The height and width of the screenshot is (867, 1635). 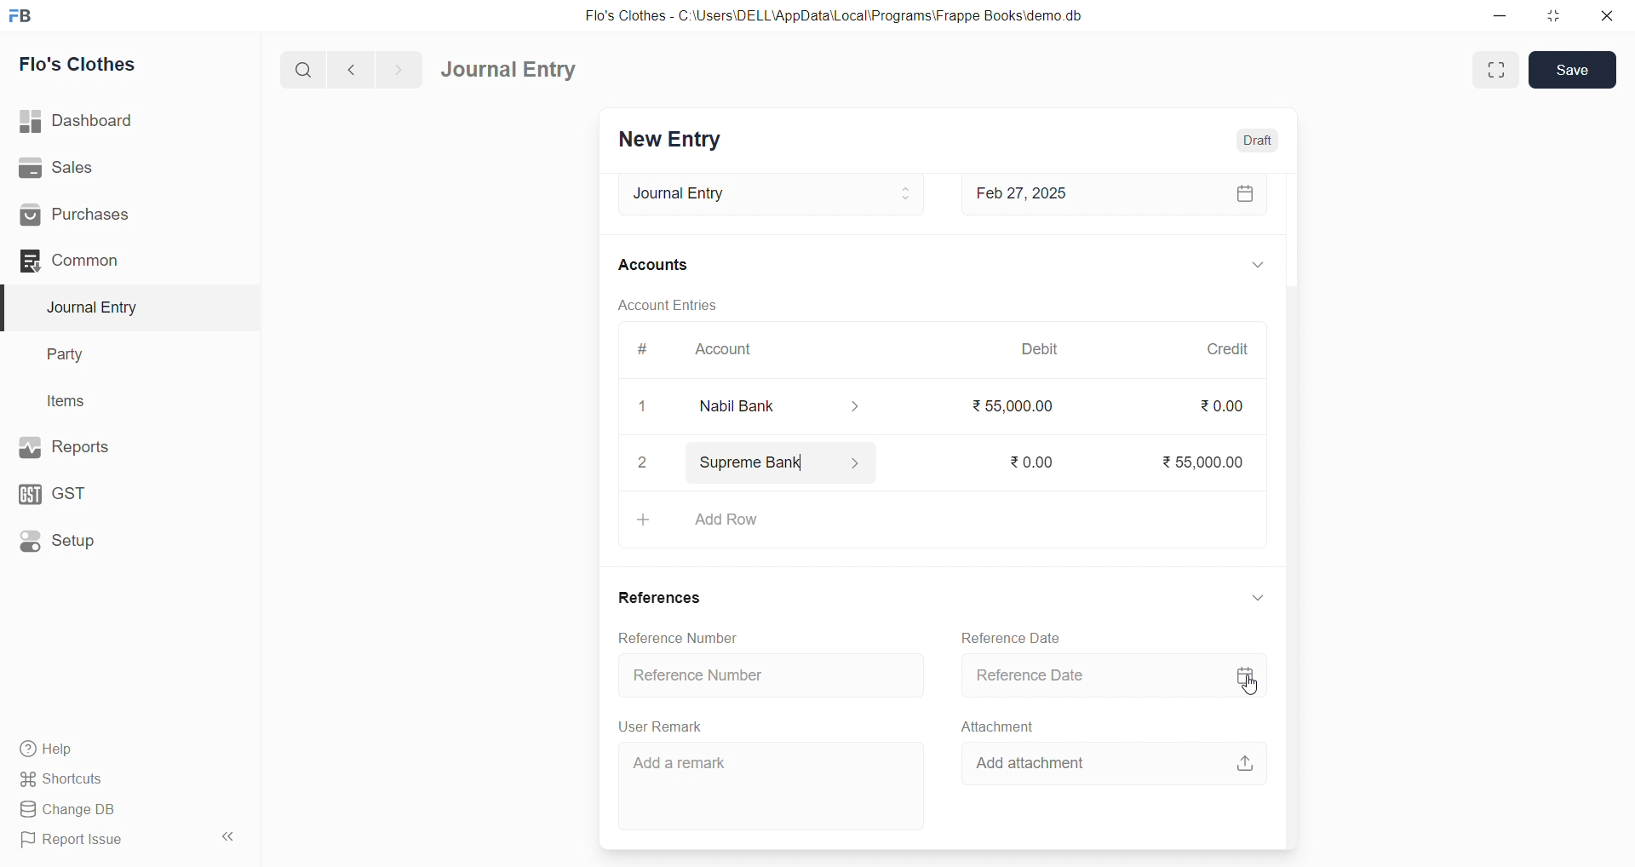 What do you see at coordinates (106, 750) in the screenshot?
I see `Help` at bounding box center [106, 750].